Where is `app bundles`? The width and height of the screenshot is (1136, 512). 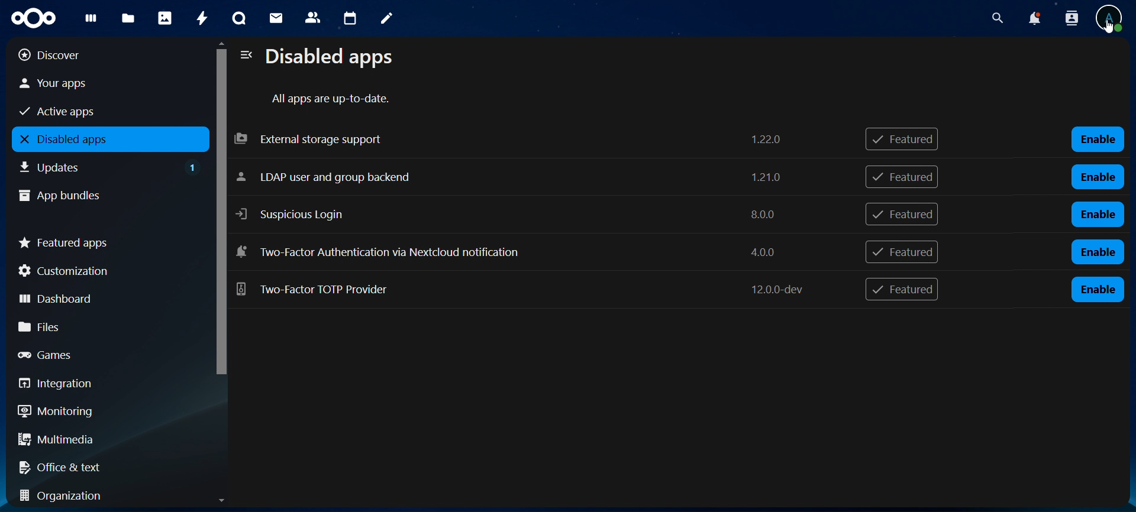 app bundles is located at coordinates (98, 194).